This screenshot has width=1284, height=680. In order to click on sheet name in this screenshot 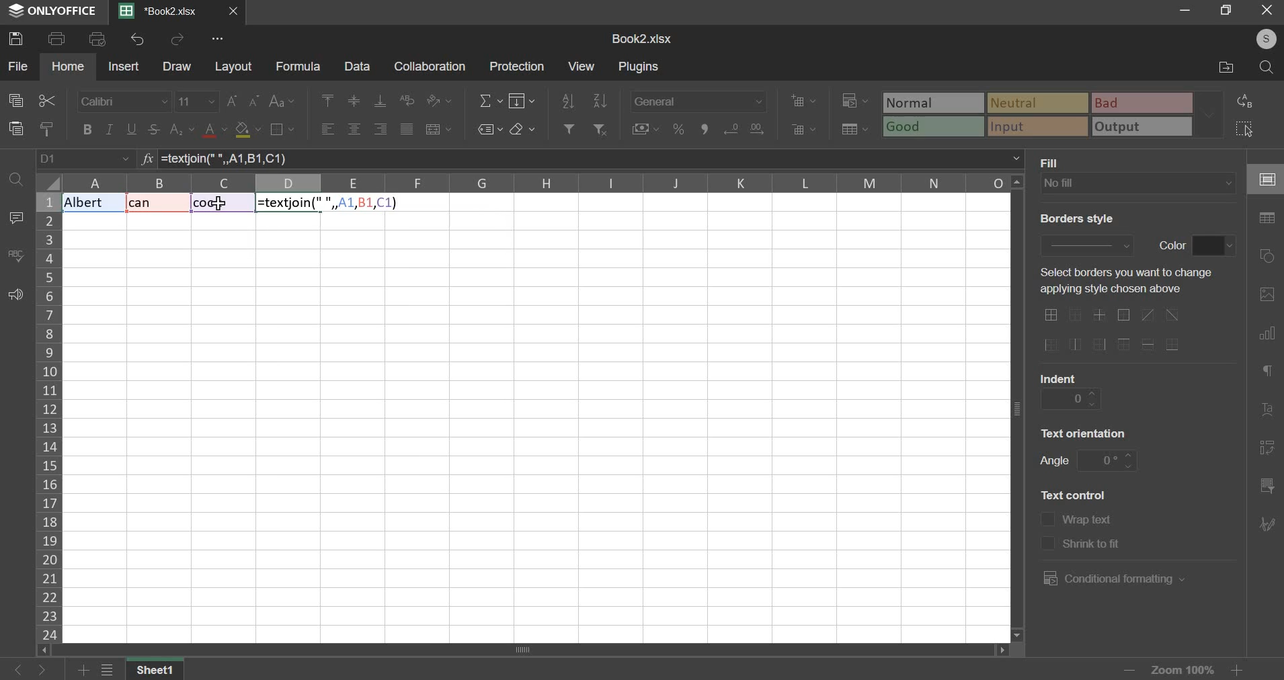, I will do `click(159, 671)`.